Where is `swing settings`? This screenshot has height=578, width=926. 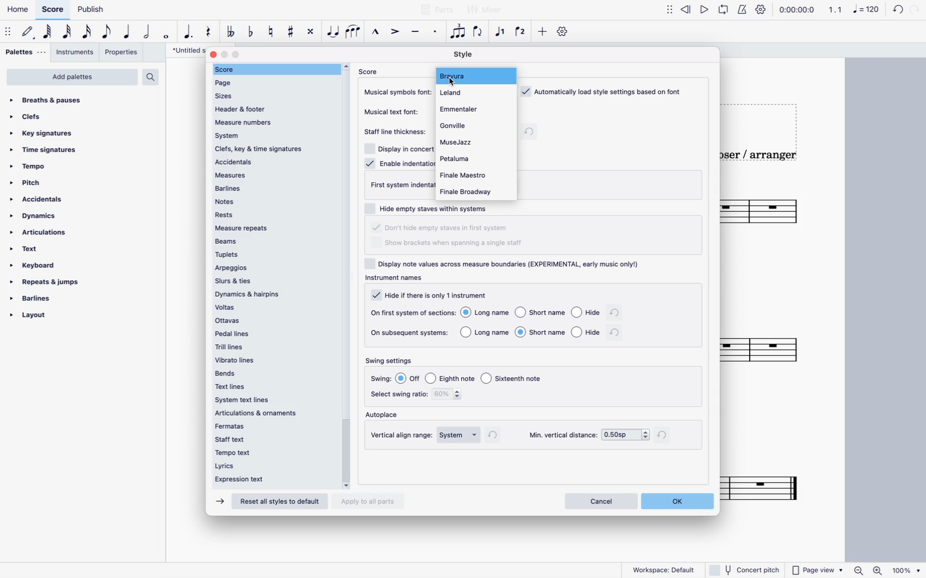
swing settings is located at coordinates (392, 361).